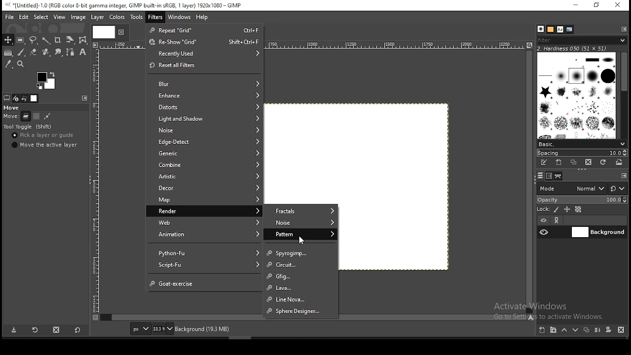 The height and width of the screenshot is (355, 631). What do you see at coordinates (541, 175) in the screenshot?
I see `layers` at bounding box center [541, 175].